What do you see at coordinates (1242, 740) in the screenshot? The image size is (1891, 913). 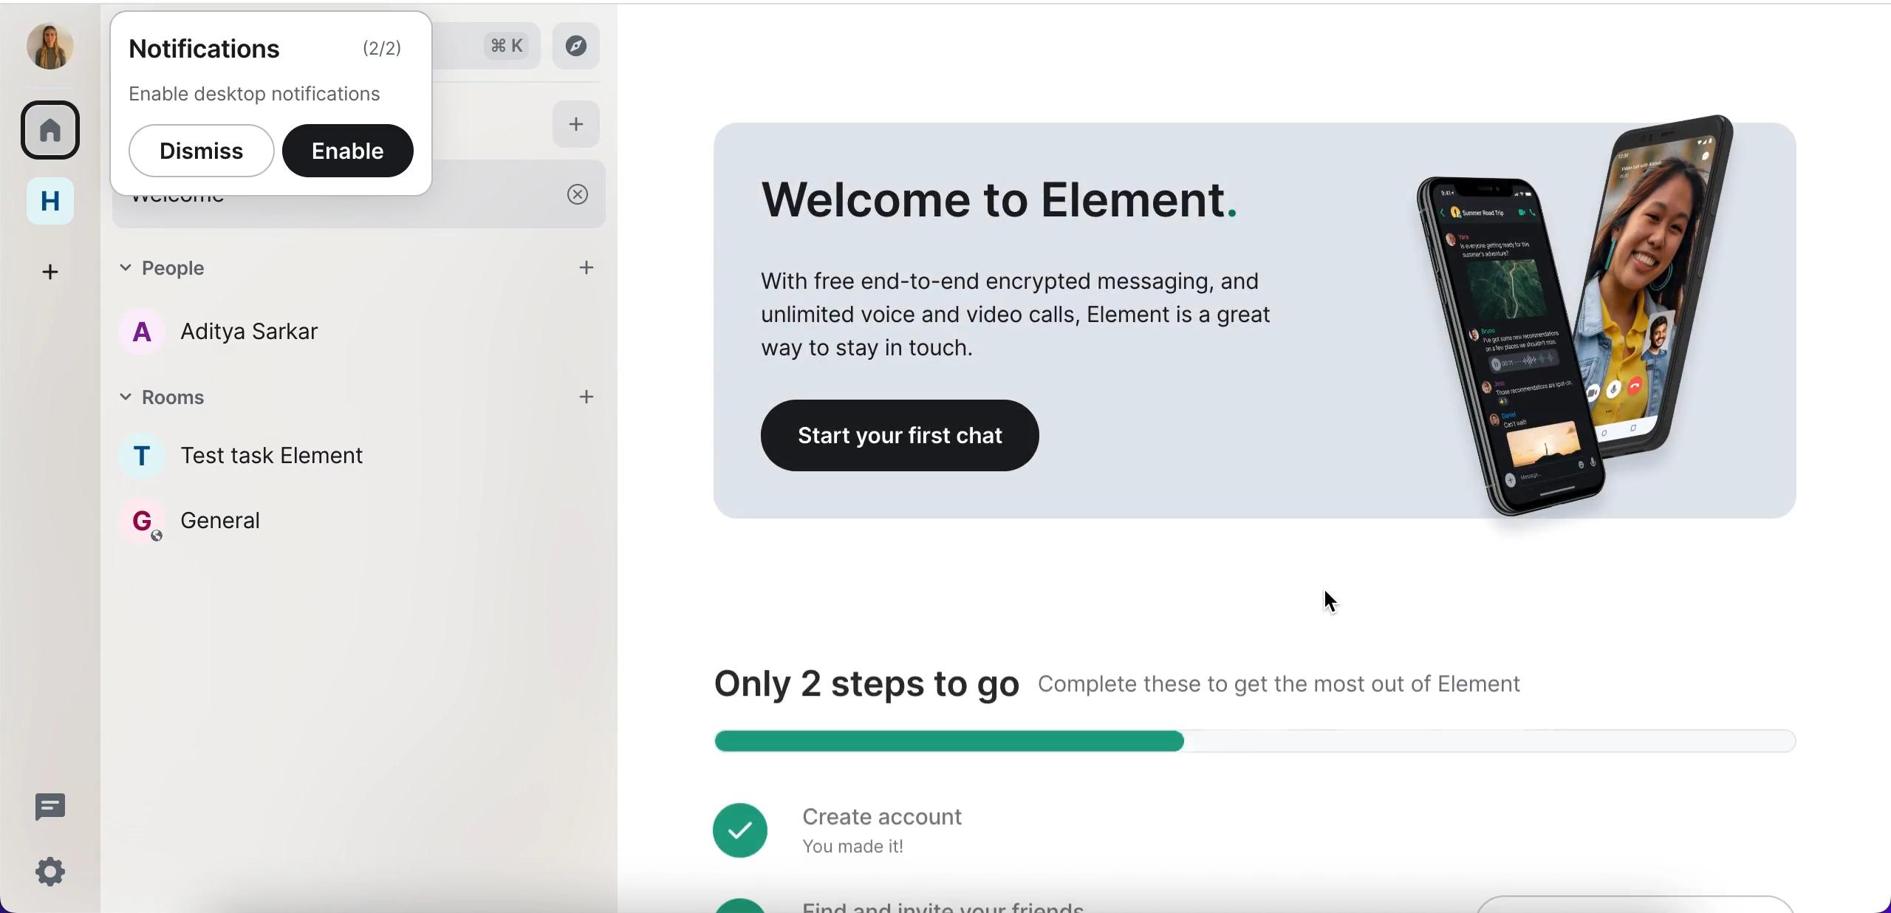 I see `Step counter` at bounding box center [1242, 740].